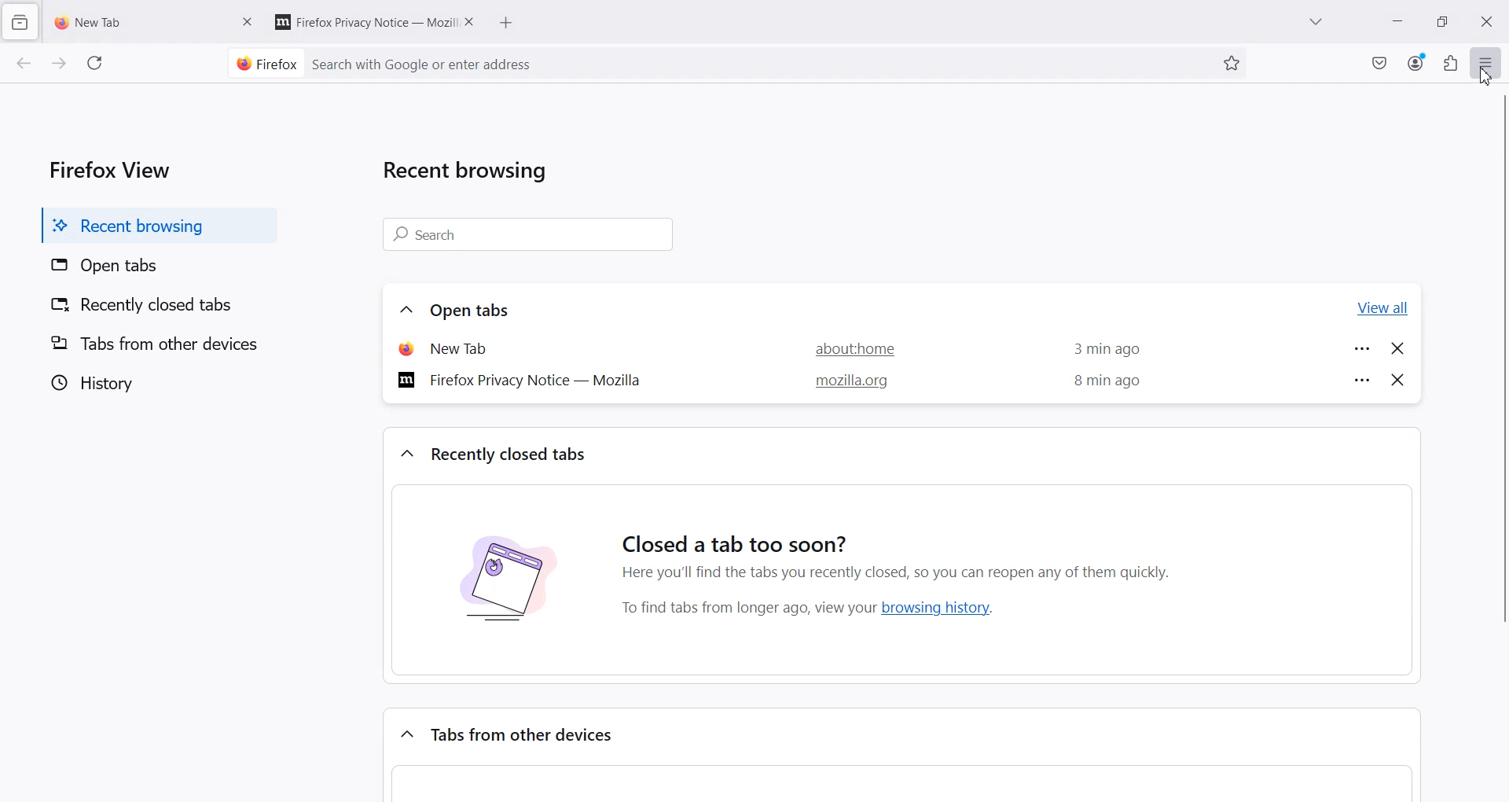  I want to click on Open tabs, so click(153, 267).